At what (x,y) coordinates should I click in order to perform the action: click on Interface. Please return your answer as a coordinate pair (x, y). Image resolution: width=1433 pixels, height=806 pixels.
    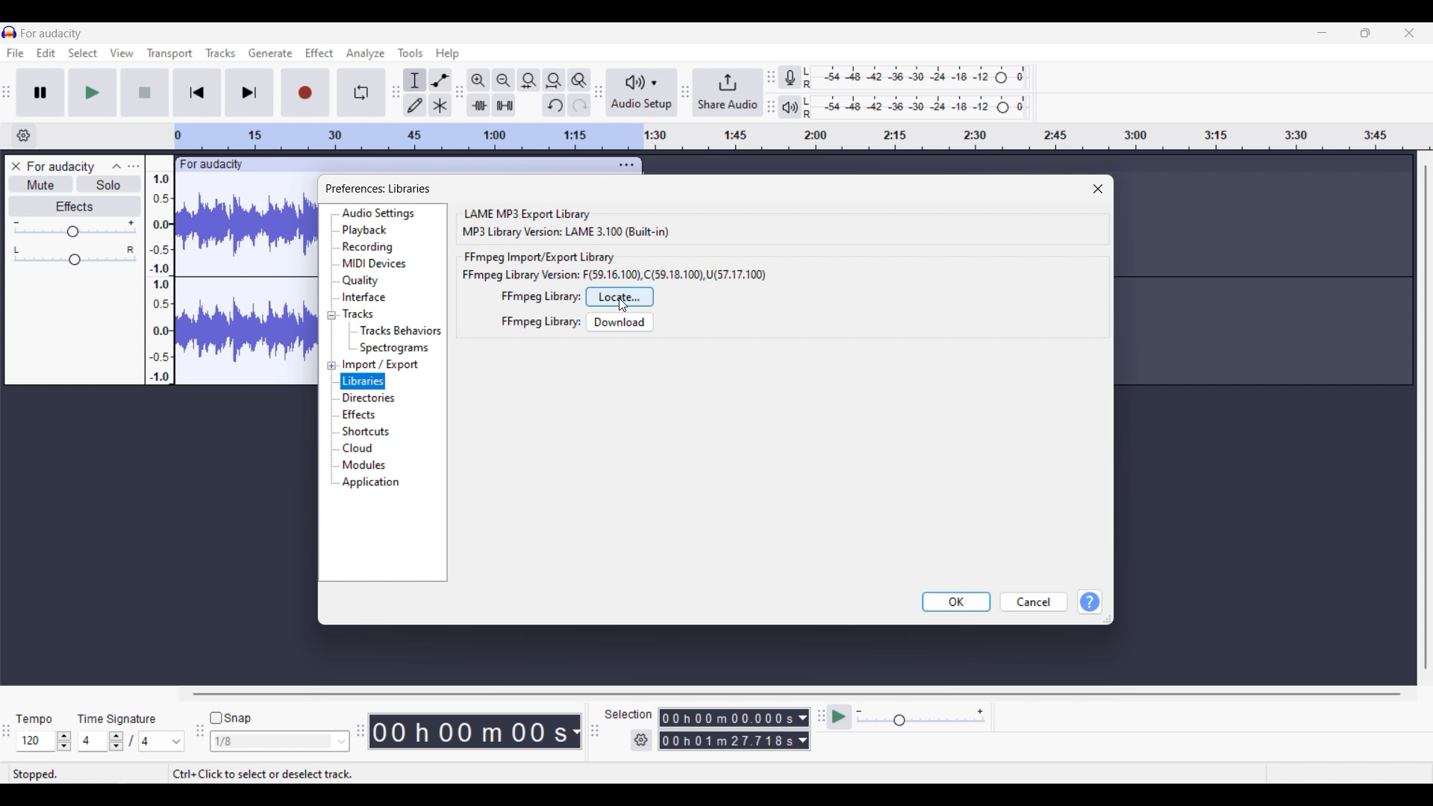
    Looking at the image, I should click on (364, 297).